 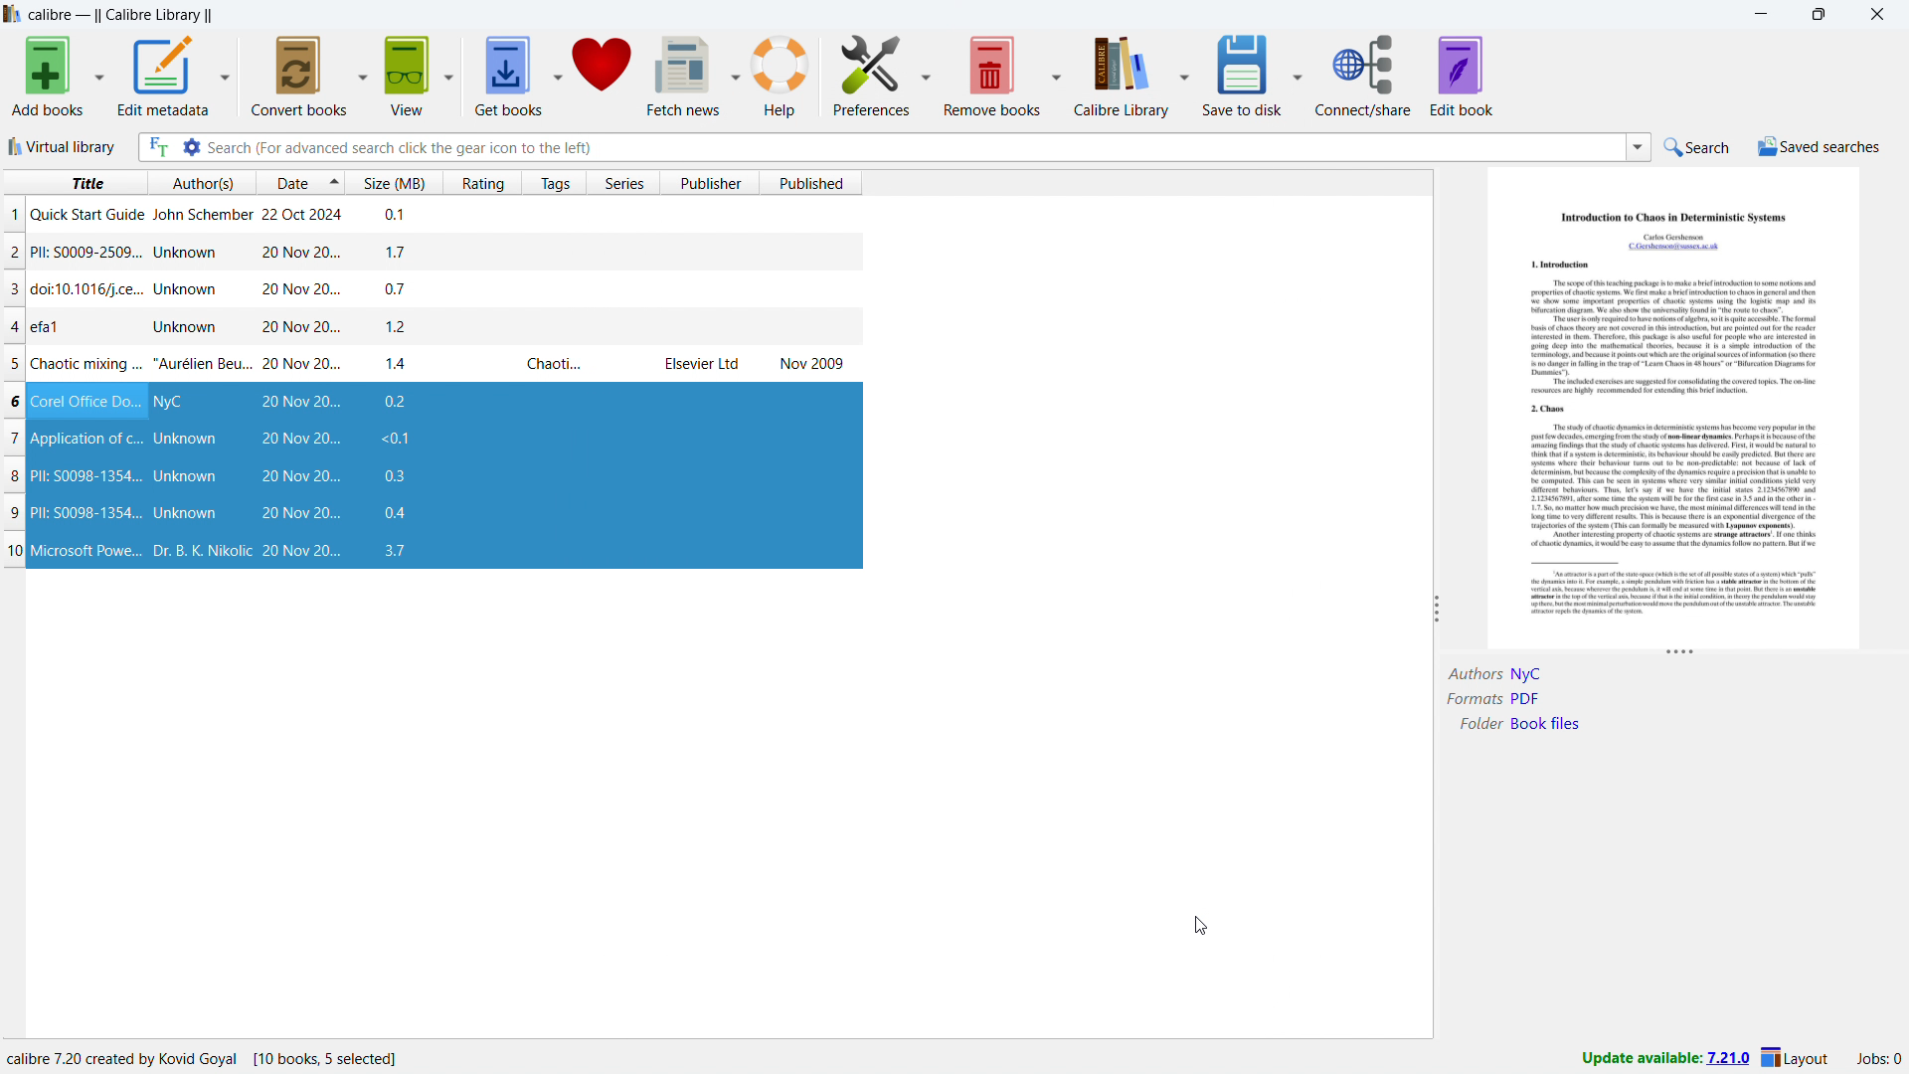 What do you see at coordinates (992, 78) in the screenshot?
I see `remove books` at bounding box center [992, 78].